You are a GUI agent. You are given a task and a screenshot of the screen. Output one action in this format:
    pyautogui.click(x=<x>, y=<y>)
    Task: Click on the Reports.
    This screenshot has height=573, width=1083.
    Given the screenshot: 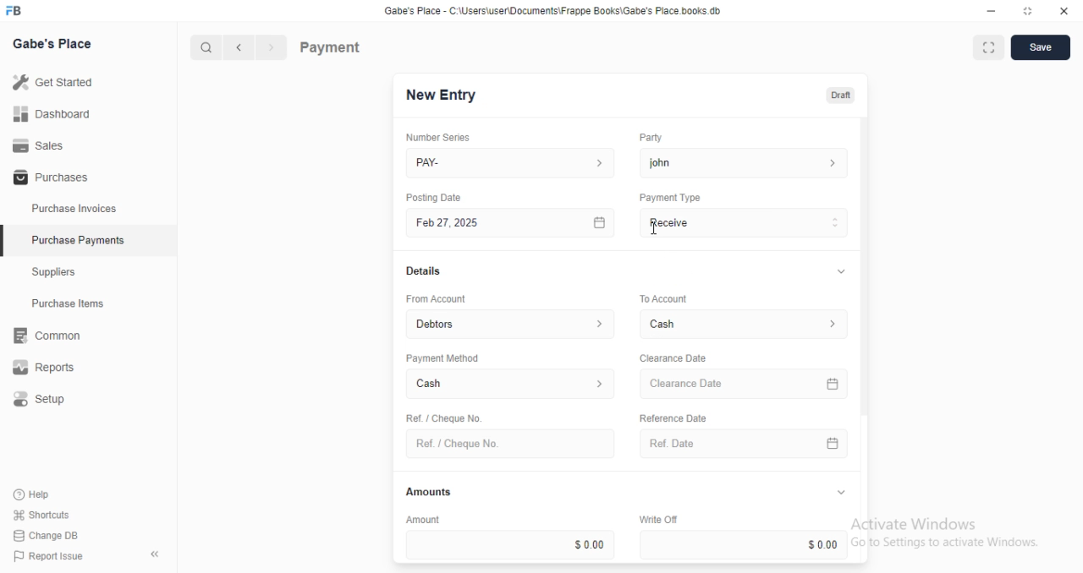 What is the action you would take?
    pyautogui.click(x=50, y=368)
    